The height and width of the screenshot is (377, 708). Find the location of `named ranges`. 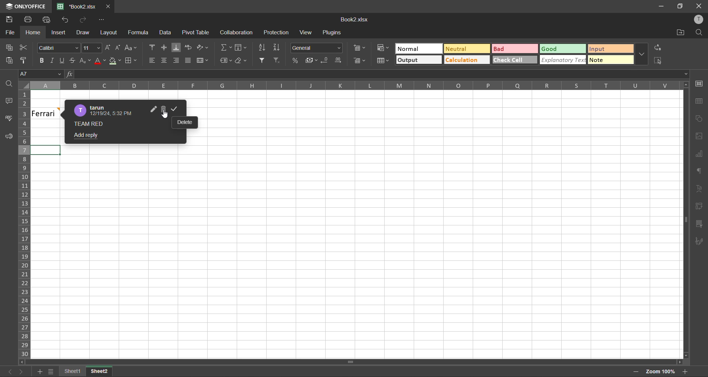

named ranges is located at coordinates (226, 61).